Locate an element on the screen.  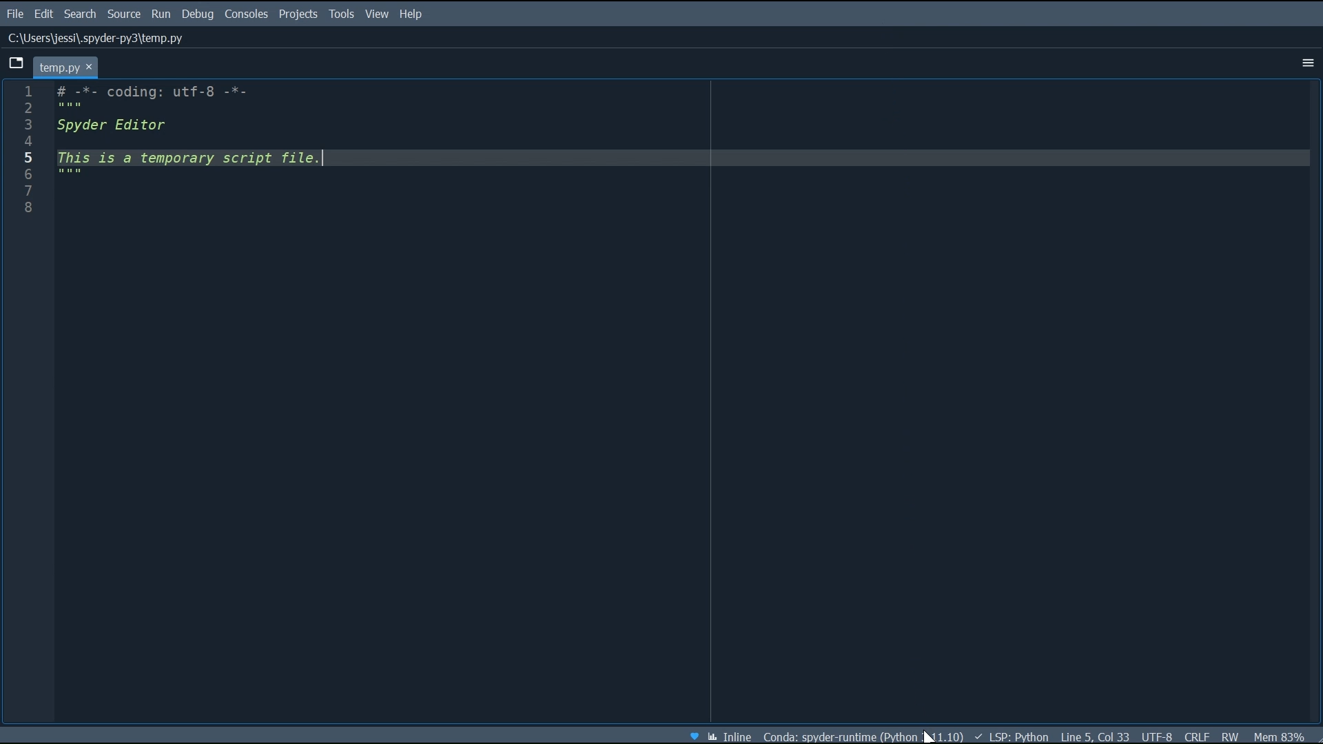
Line column is located at coordinates (25, 404).